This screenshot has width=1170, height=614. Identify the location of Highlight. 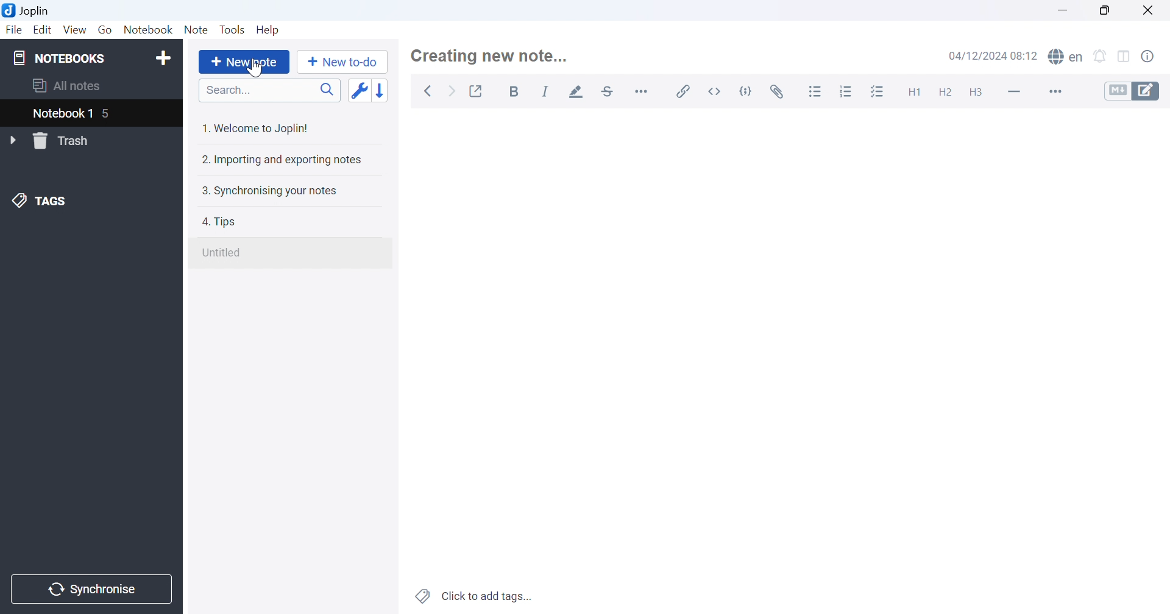
(575, 91).